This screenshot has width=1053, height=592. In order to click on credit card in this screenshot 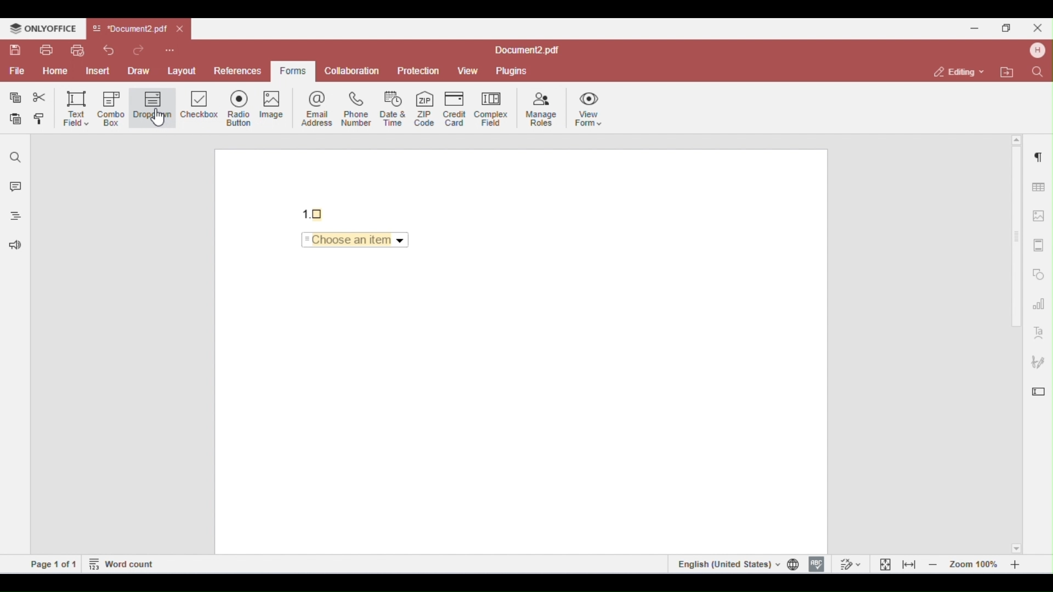, I will do `click(456, 108)`.